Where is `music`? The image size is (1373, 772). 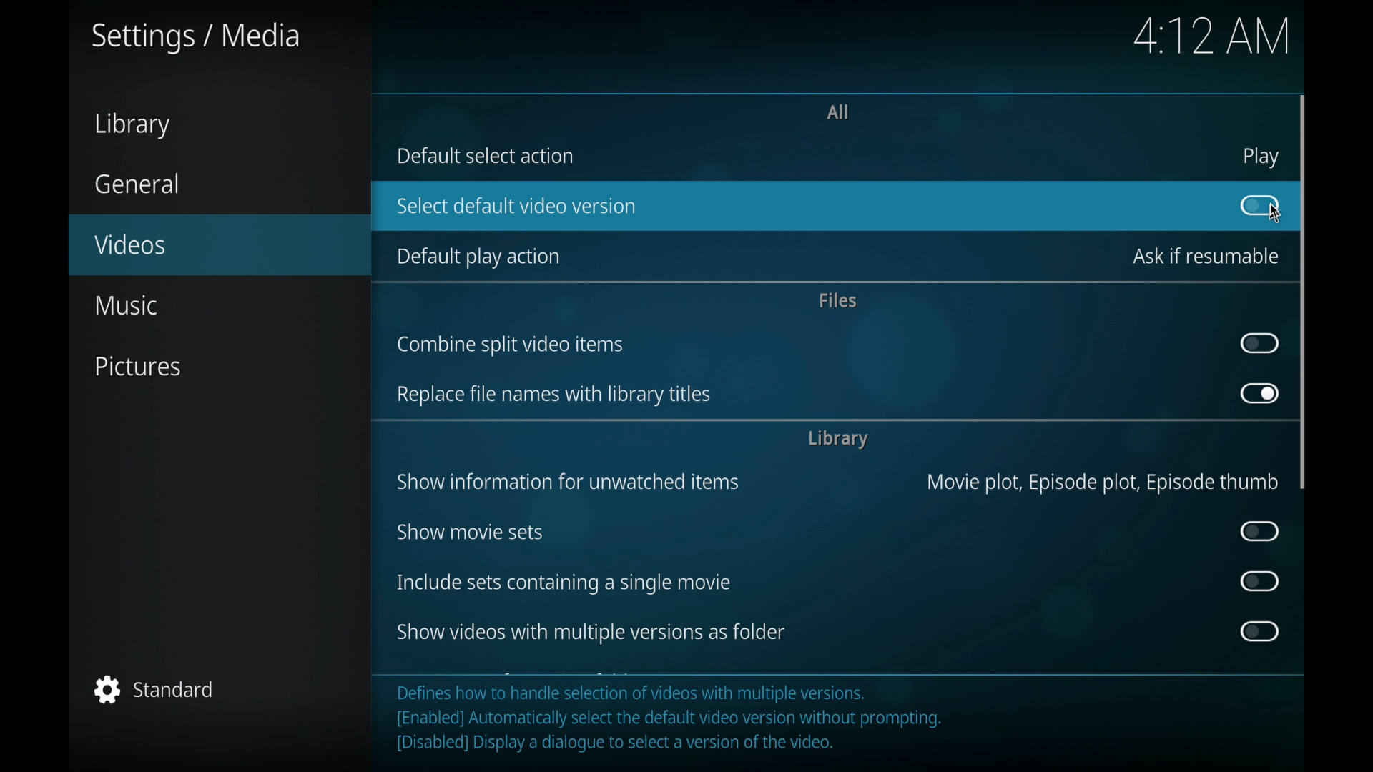 music is located at coordinates (127, 306).